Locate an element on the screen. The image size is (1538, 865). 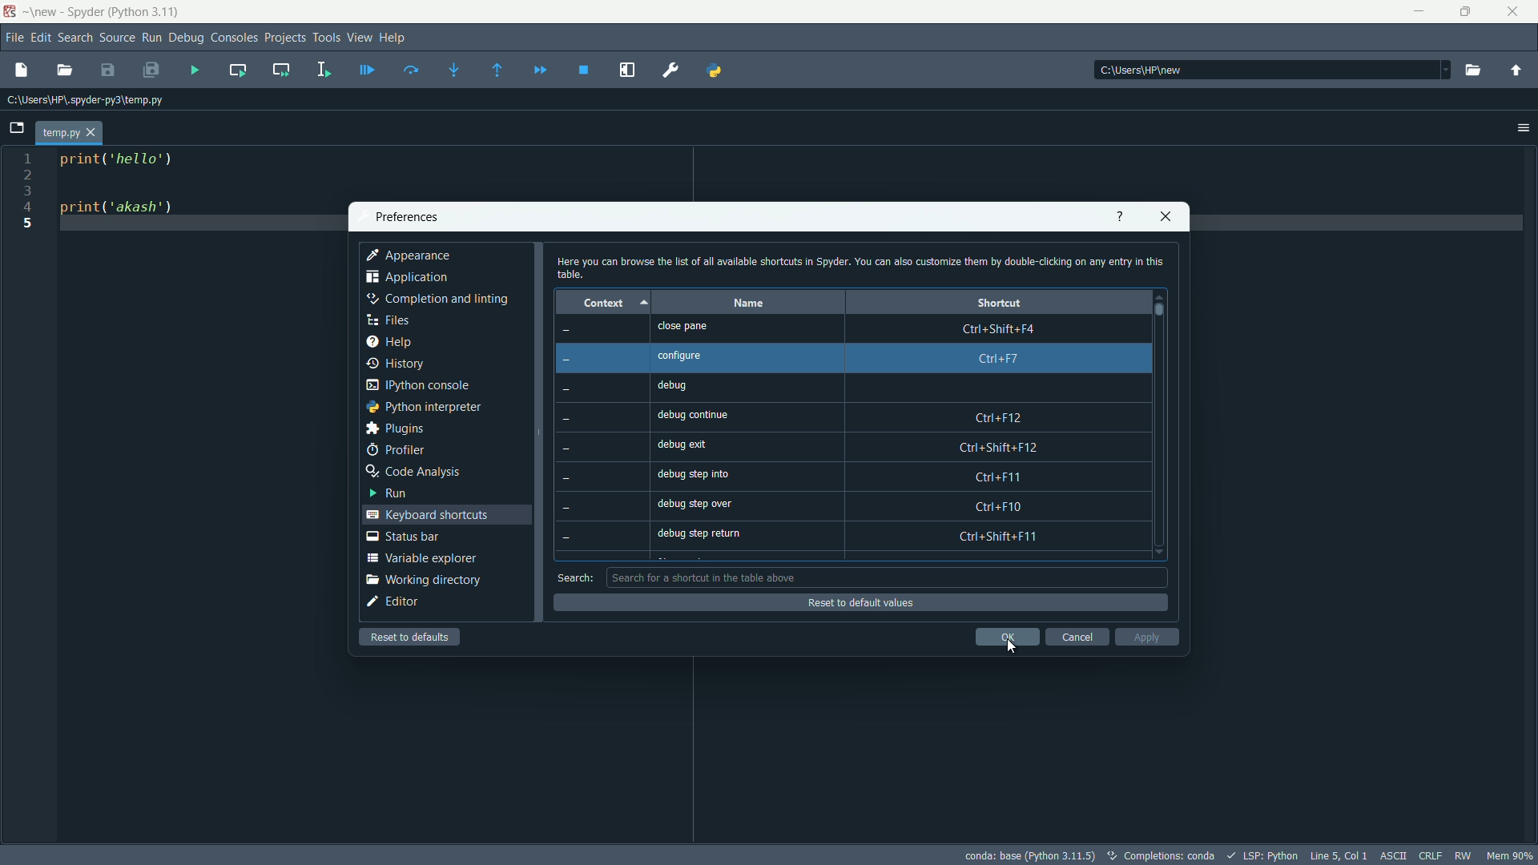
help is located at coordinates (389, 340).